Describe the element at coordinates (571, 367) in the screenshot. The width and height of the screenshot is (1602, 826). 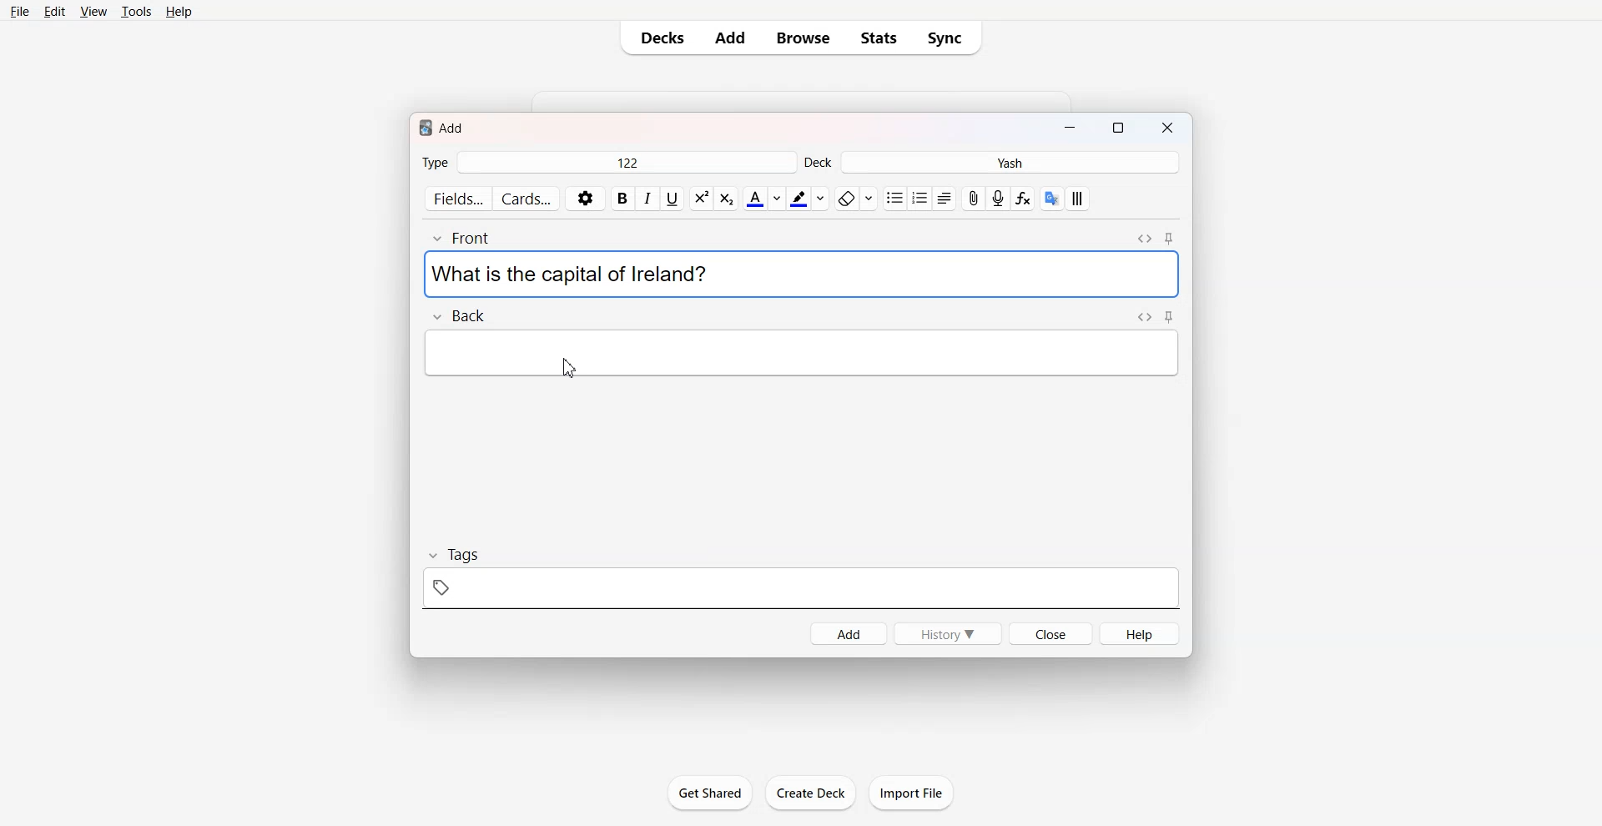
I see `Cursor` at that location.